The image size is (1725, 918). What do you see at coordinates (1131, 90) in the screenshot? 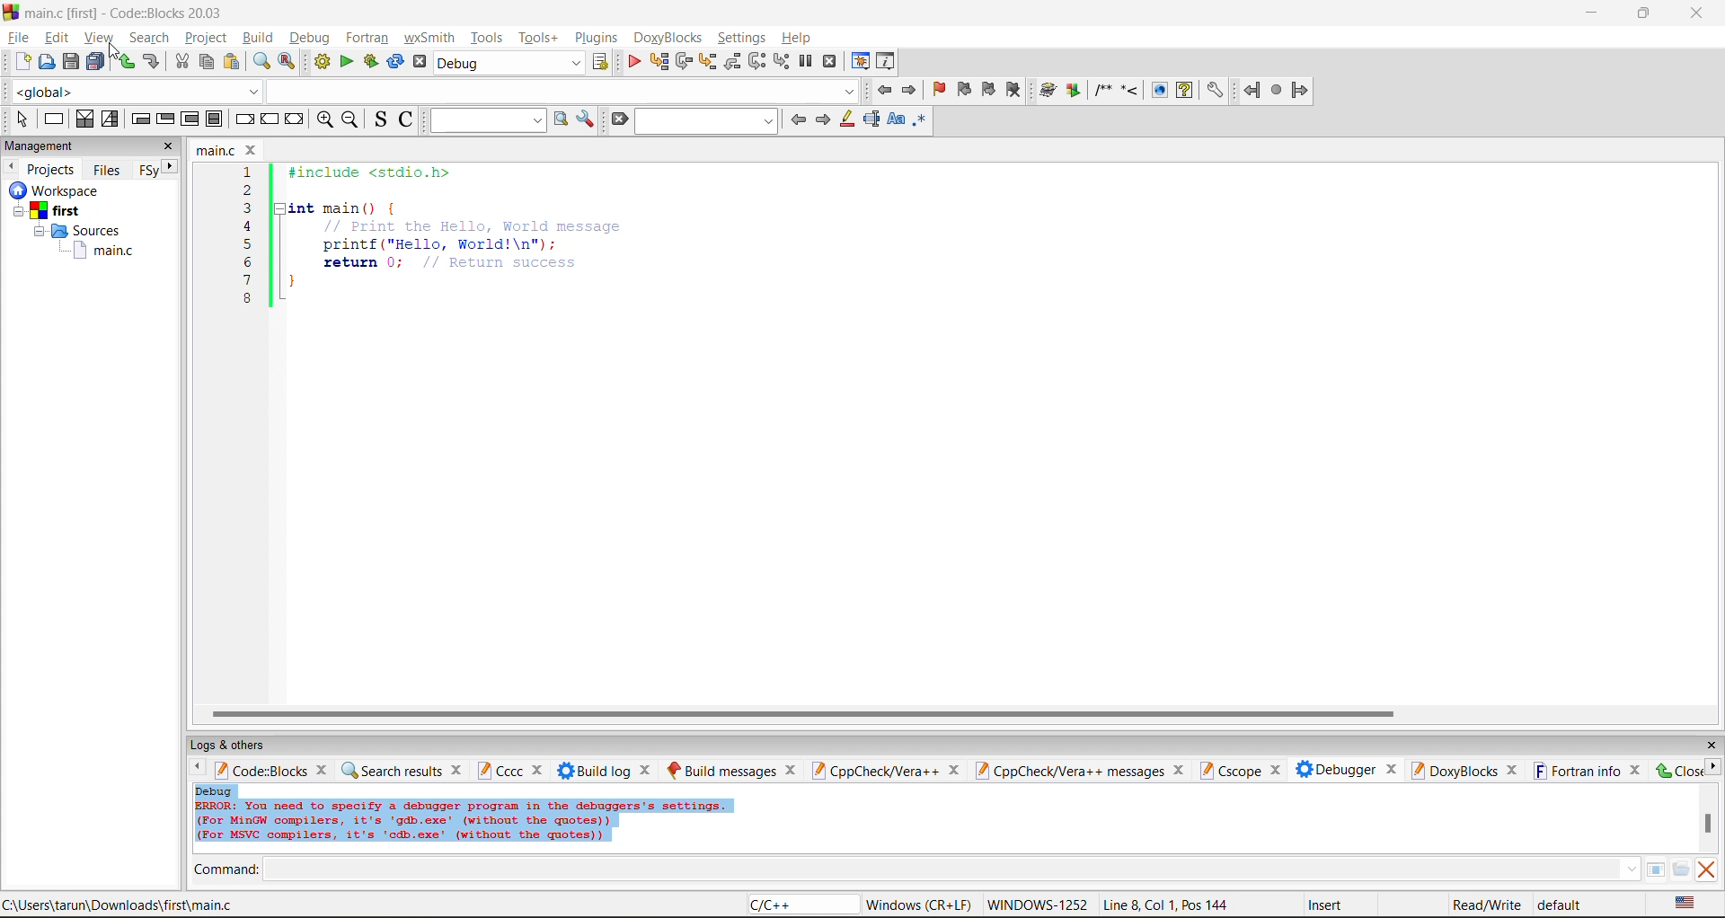
I see `Insert line` at bounding box center [1131, 90].